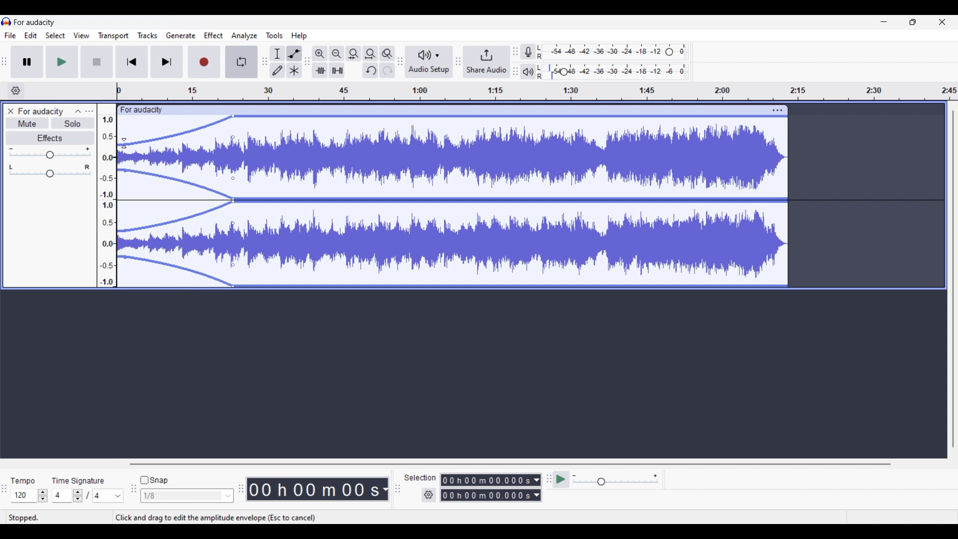  What do you see at coordinates (420, 477) in the screenshot?
I see `selection` at bounding box center [420, 477].